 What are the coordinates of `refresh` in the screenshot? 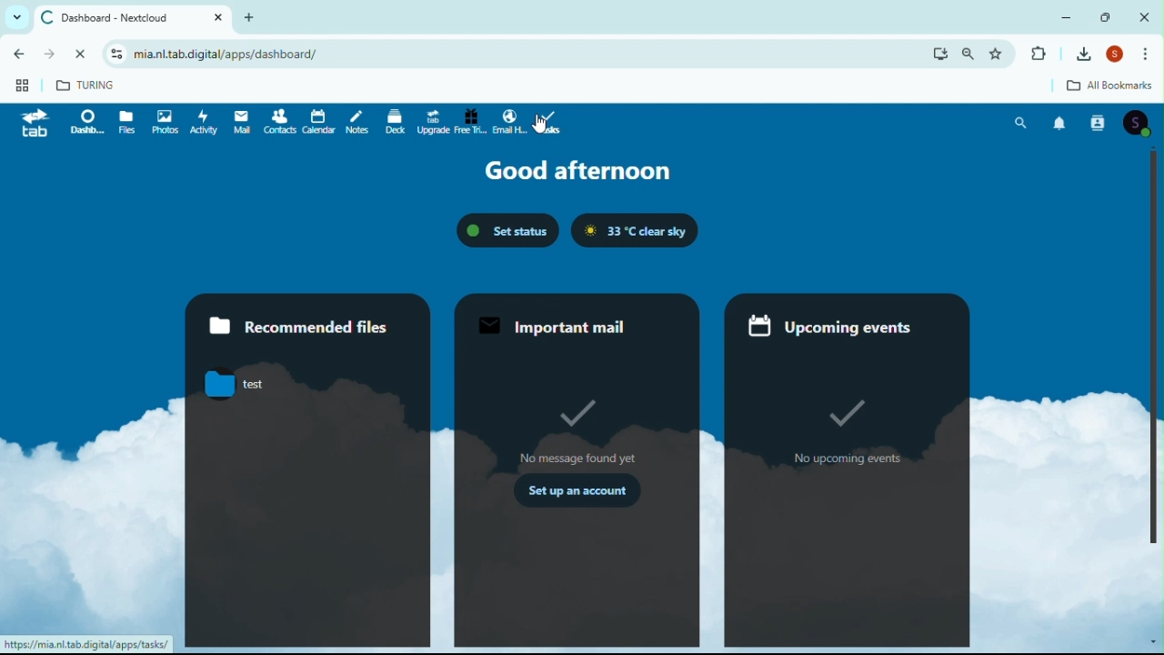 It's located at (83, 53).